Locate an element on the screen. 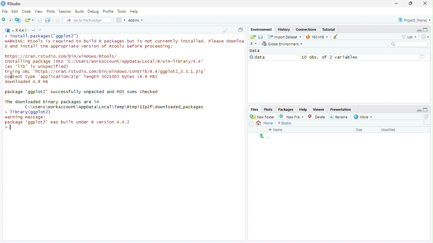 This screenshot has height=243, width=433. minimize is located at coordinates (397, 4).